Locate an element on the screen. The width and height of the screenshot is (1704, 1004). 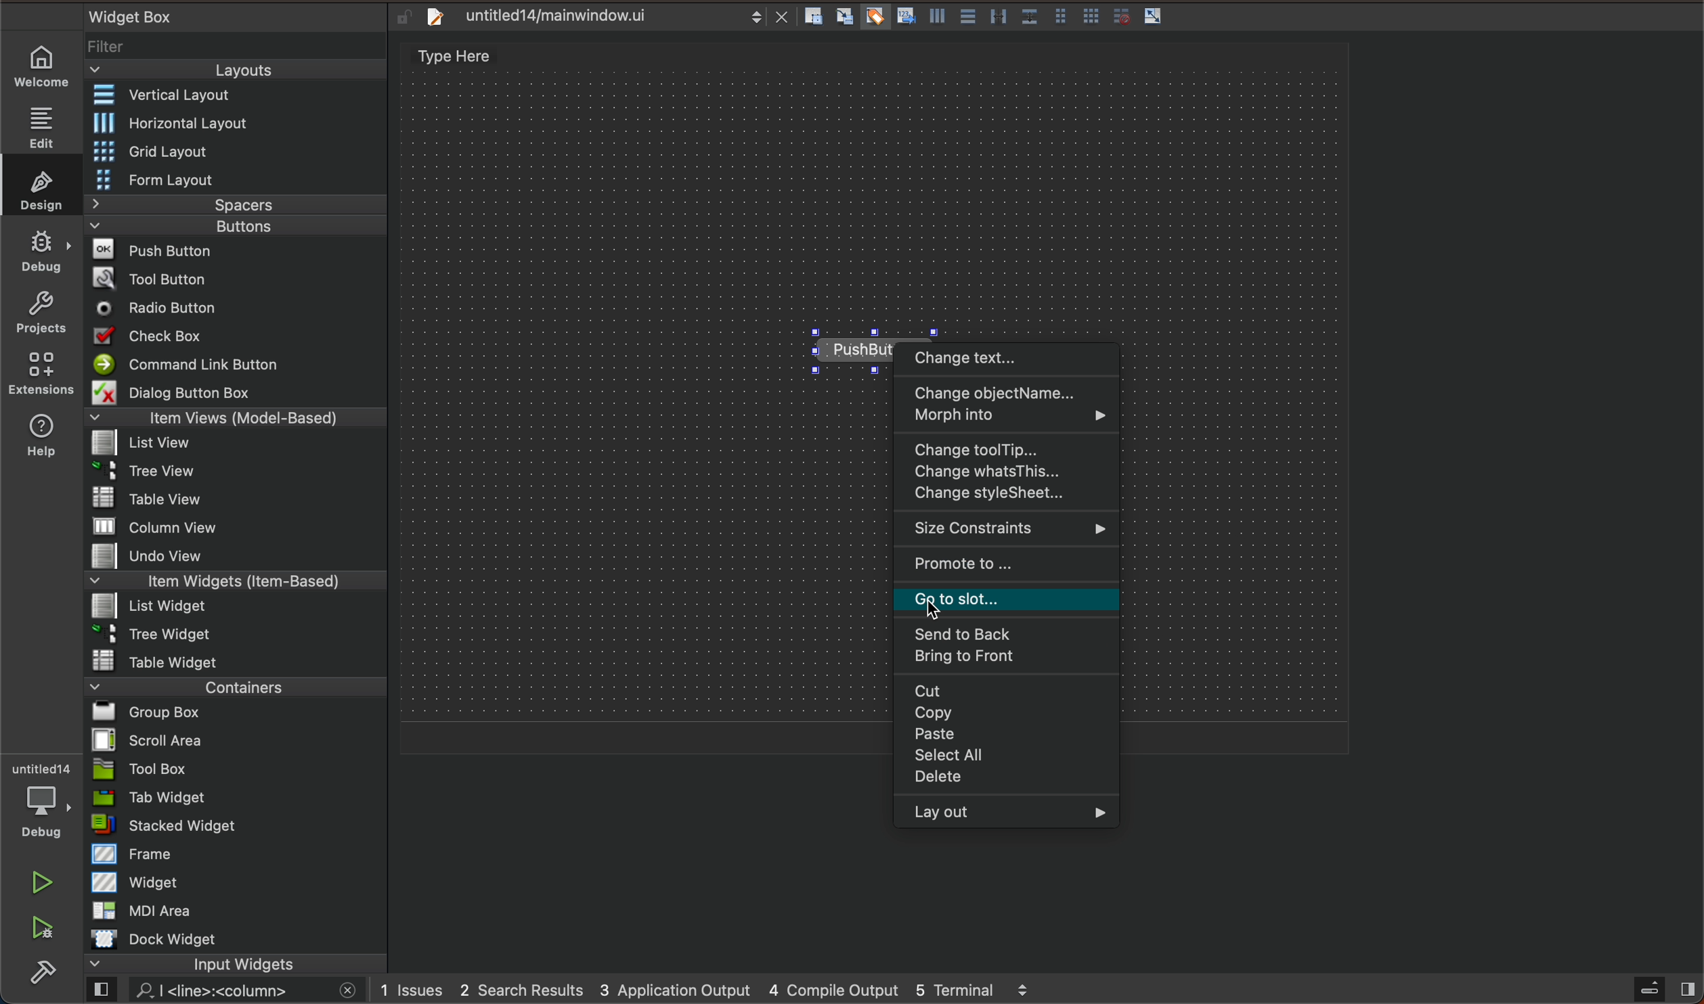
change text is located at coordinates (1008, 359).